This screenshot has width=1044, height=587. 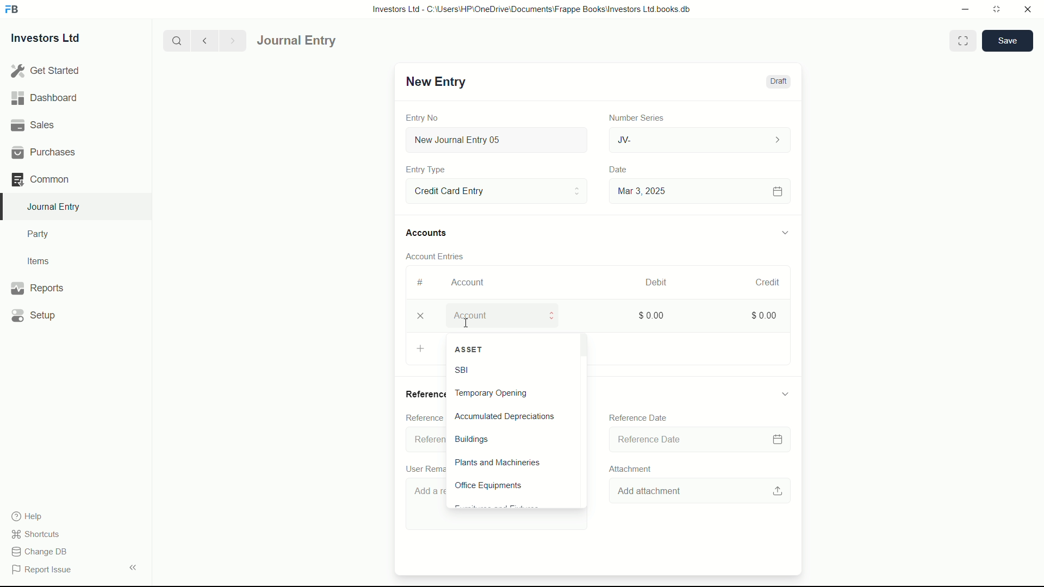 What do you see at coordinates (962, 8) in the screenshot?
I see `minimize` at bounding box center [962, 8].